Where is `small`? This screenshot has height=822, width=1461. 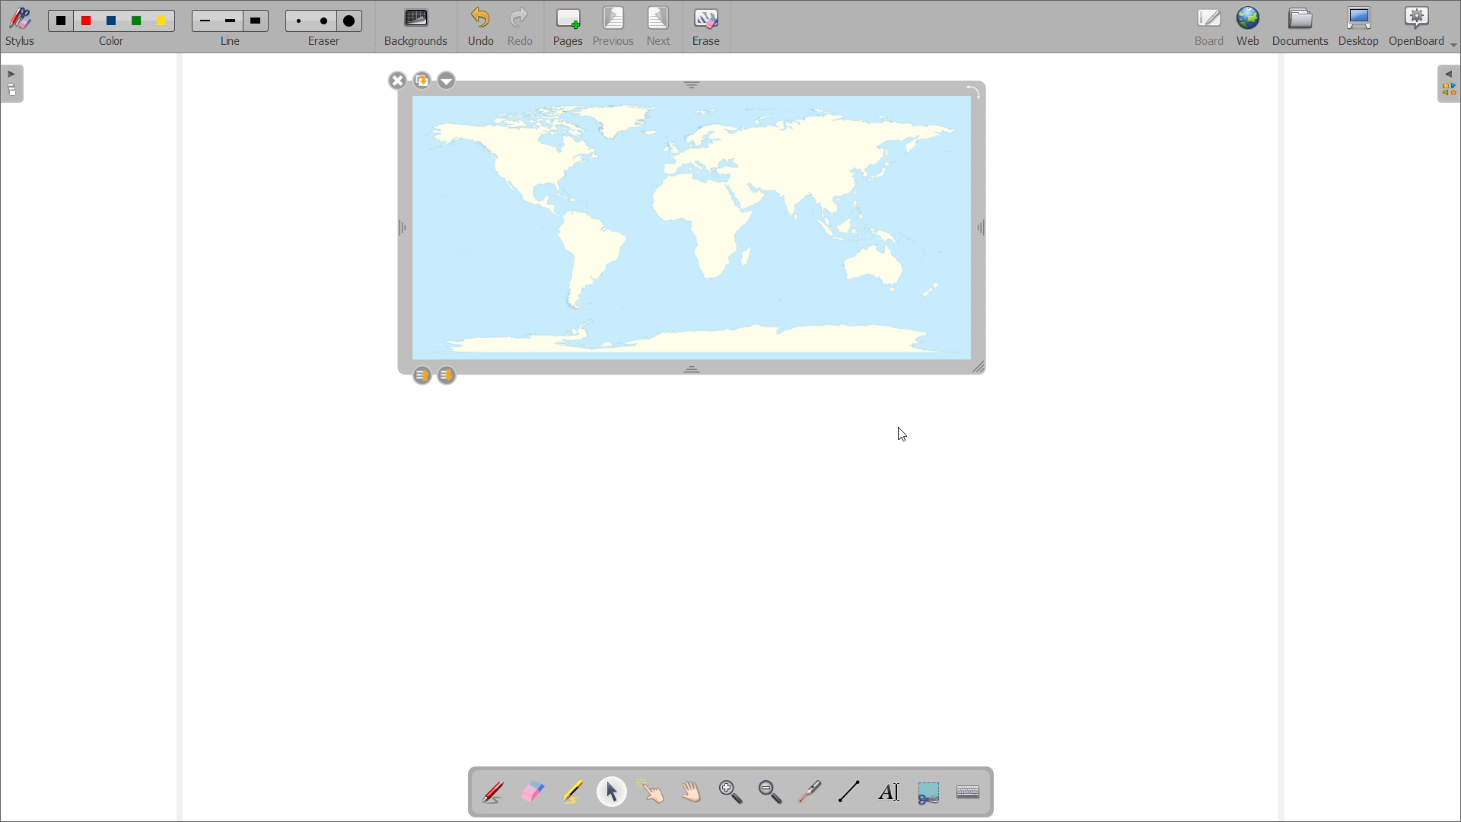 small is located at coordinates (204, 22).